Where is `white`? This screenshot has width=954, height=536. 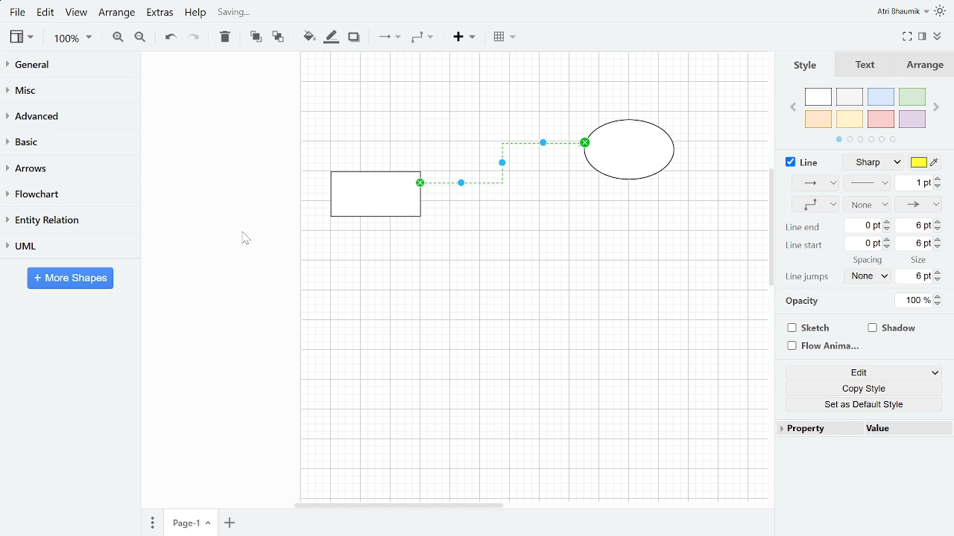 white is located at coordinates (818, 98).